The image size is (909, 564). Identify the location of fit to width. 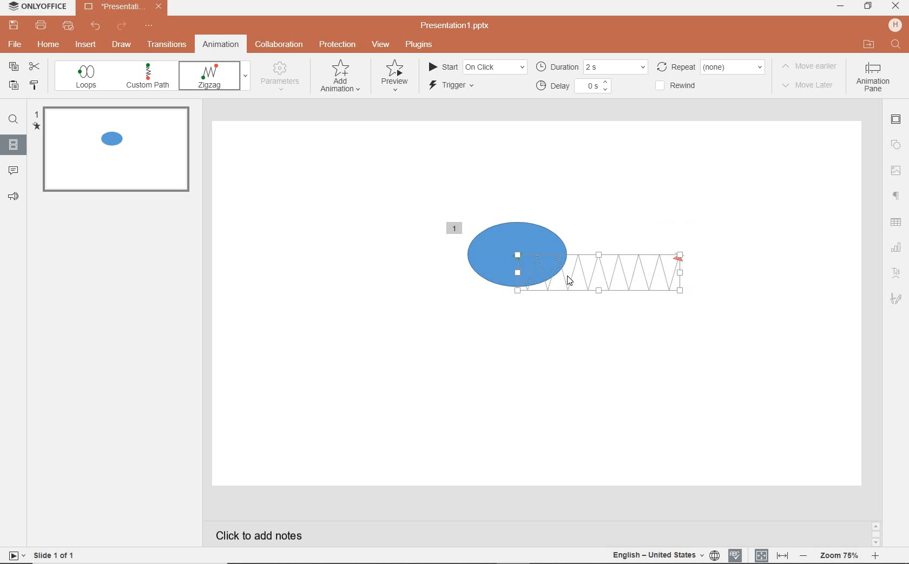
(783, 554).